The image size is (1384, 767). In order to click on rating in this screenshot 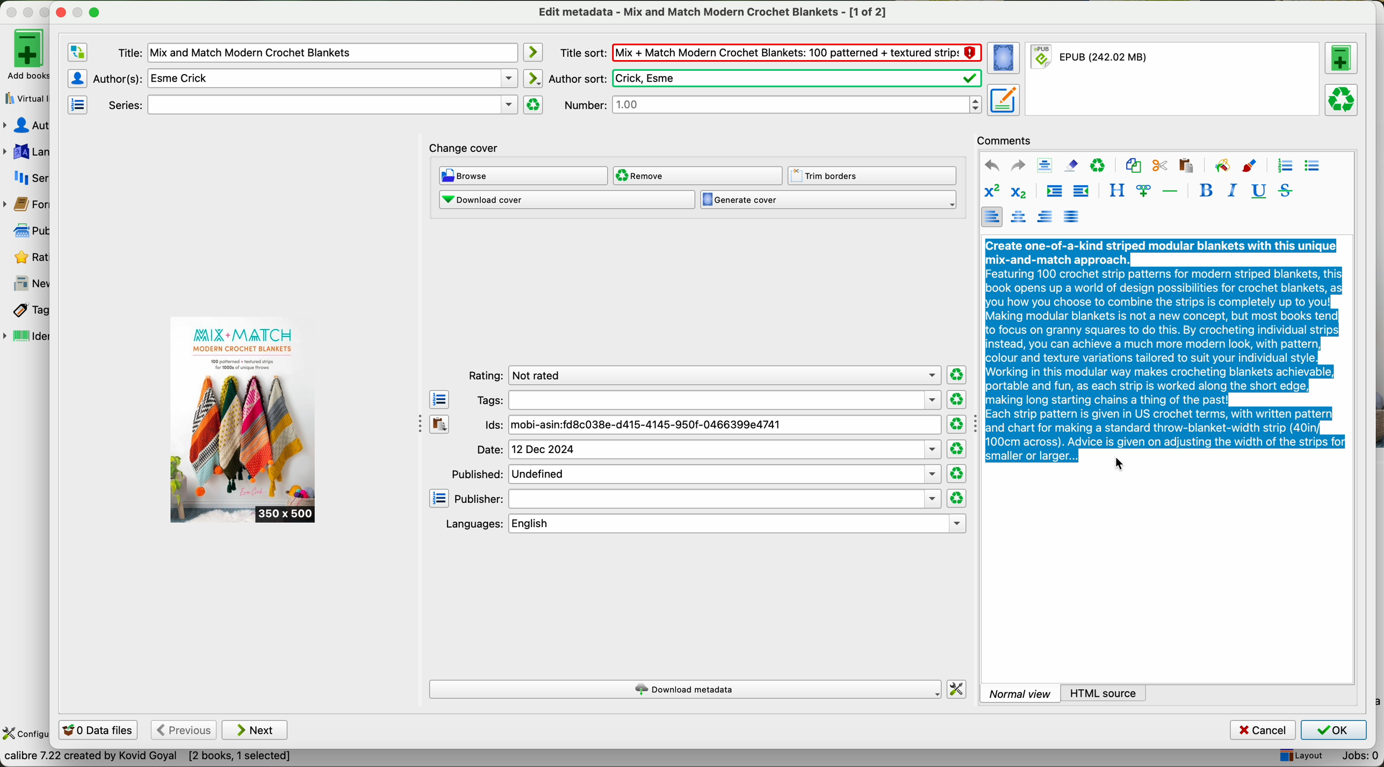, I will do `click(702, 376)`.